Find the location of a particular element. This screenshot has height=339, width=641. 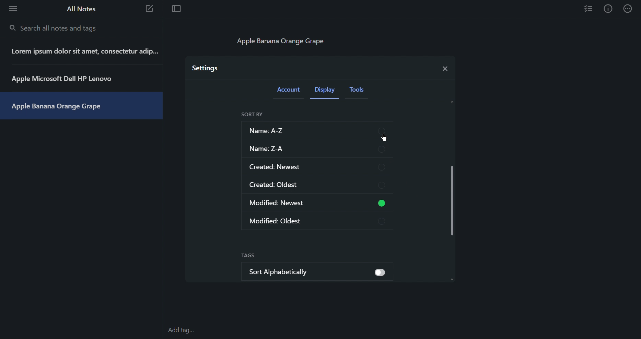

Created: Oldest is located at coordinates (317, 184).